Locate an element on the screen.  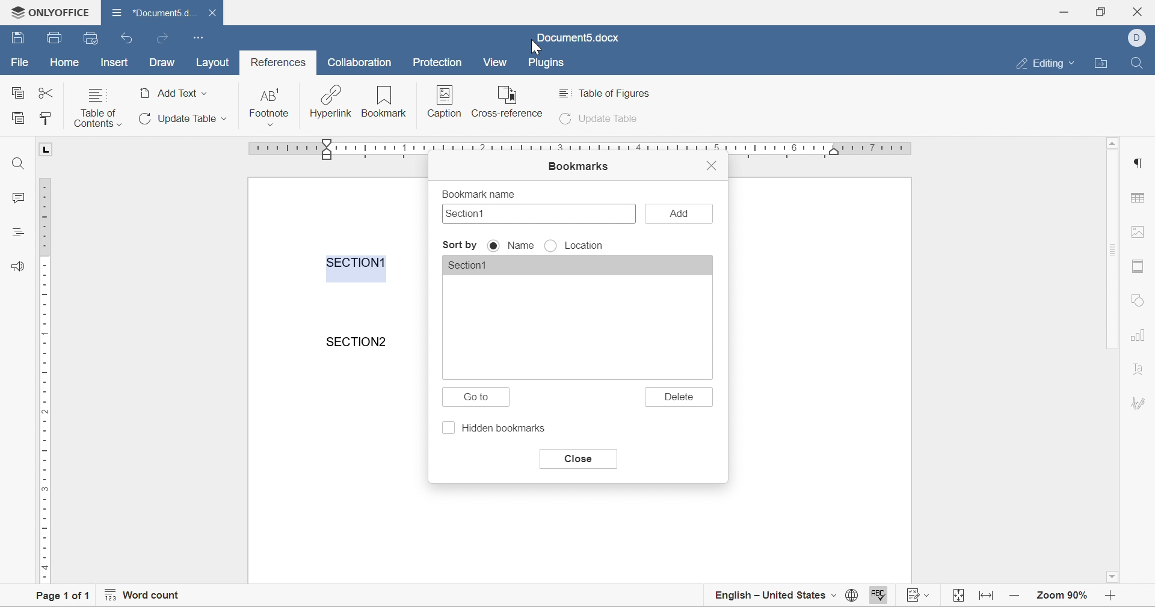
feedback and support is located at coordinates (19, 265).